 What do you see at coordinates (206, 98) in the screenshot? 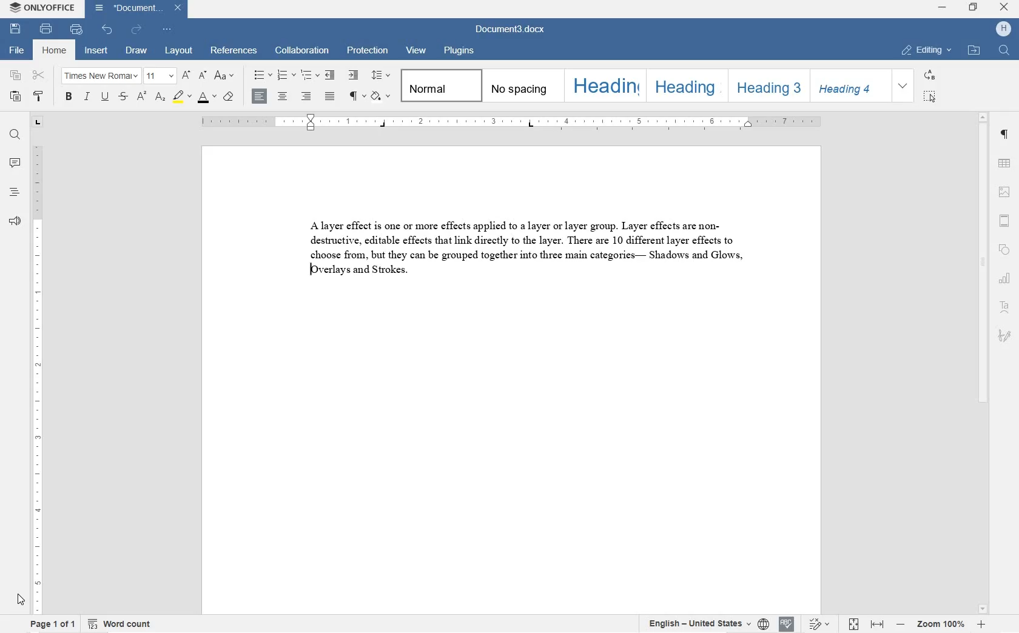
I see `FONT COLOR` at bounding box center [206, 98].